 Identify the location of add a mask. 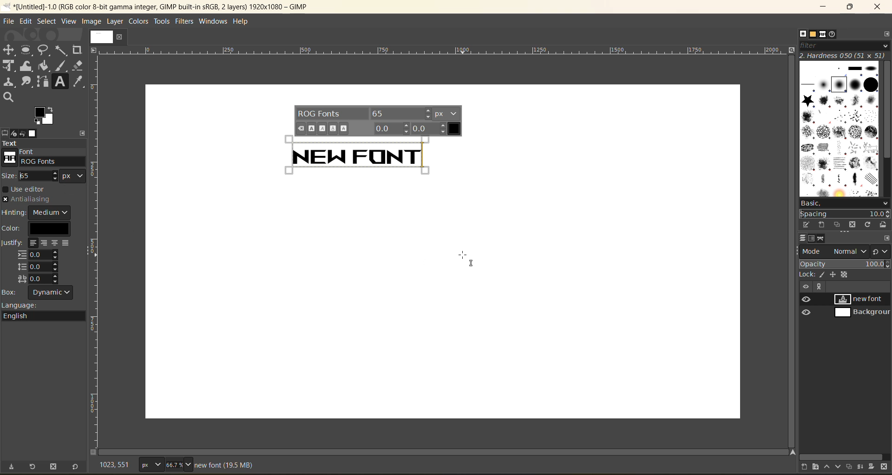
(874, 467).